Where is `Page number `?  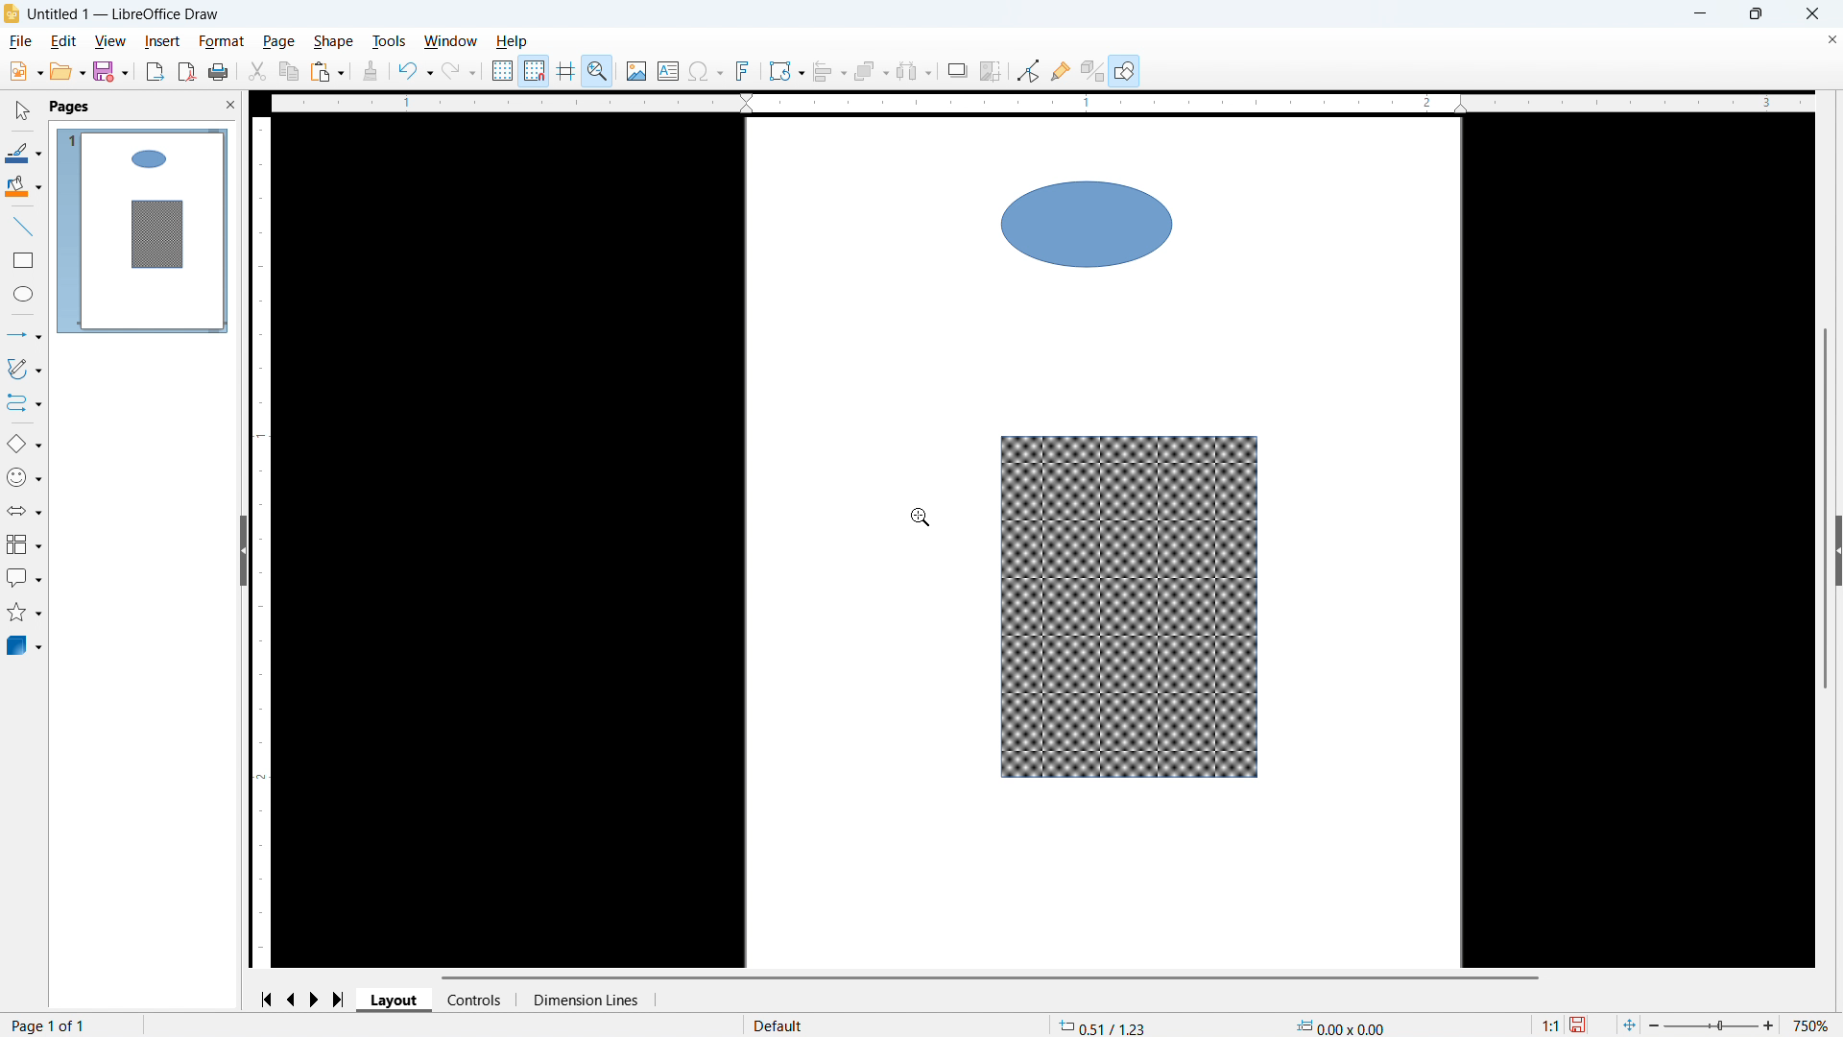 Page number  is located at coordinates (51, 1026).